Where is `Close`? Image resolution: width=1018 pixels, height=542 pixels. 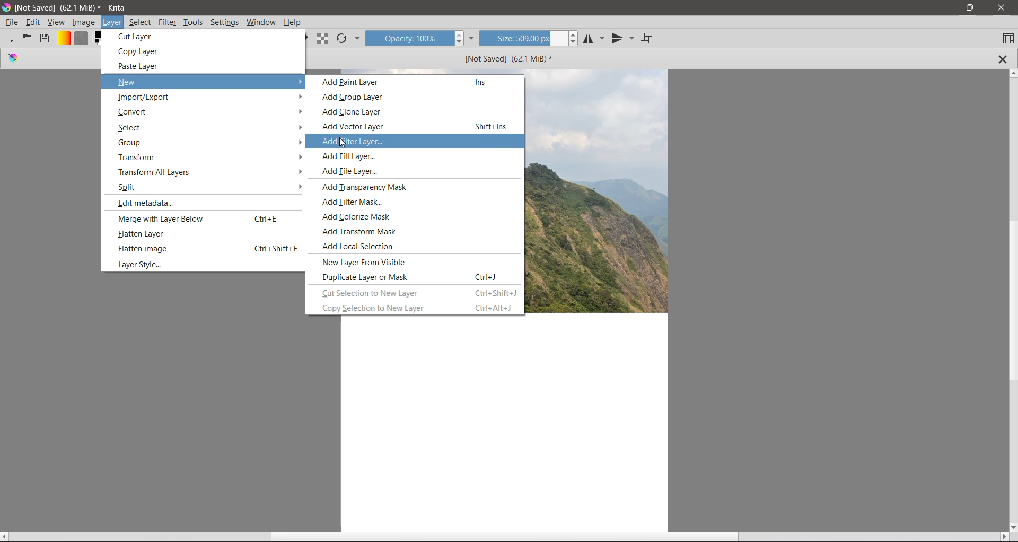
Close is located at coordinates (1003, 8).